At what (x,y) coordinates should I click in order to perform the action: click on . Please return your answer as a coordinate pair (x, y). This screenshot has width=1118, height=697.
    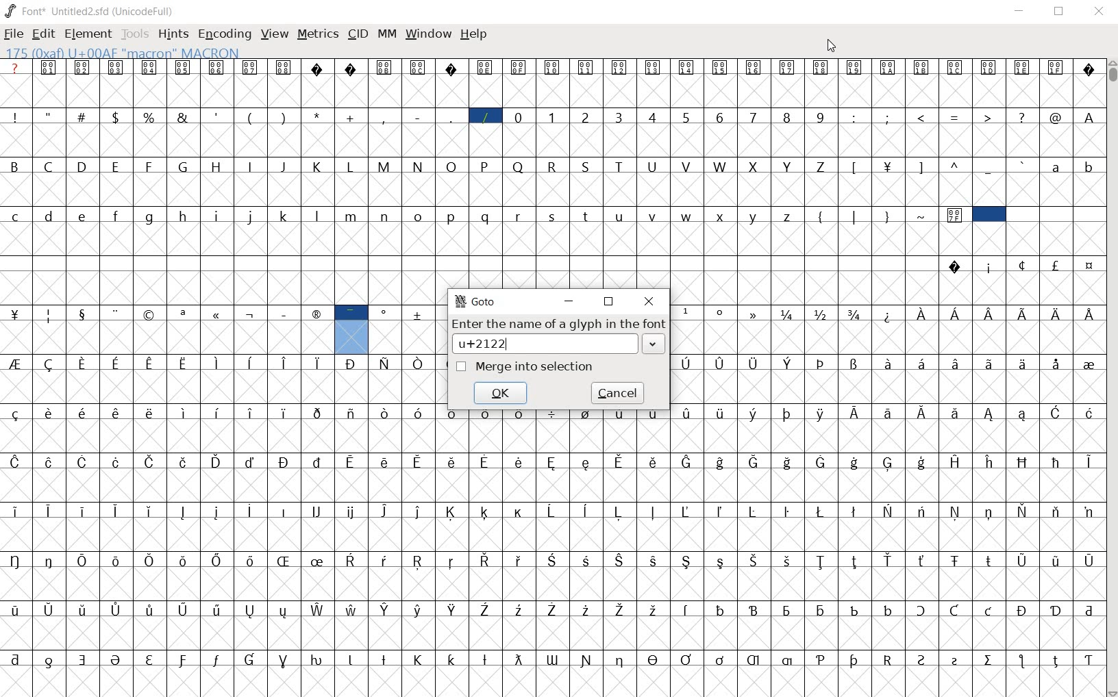
    Looking at the image, I should click on (887, 331).